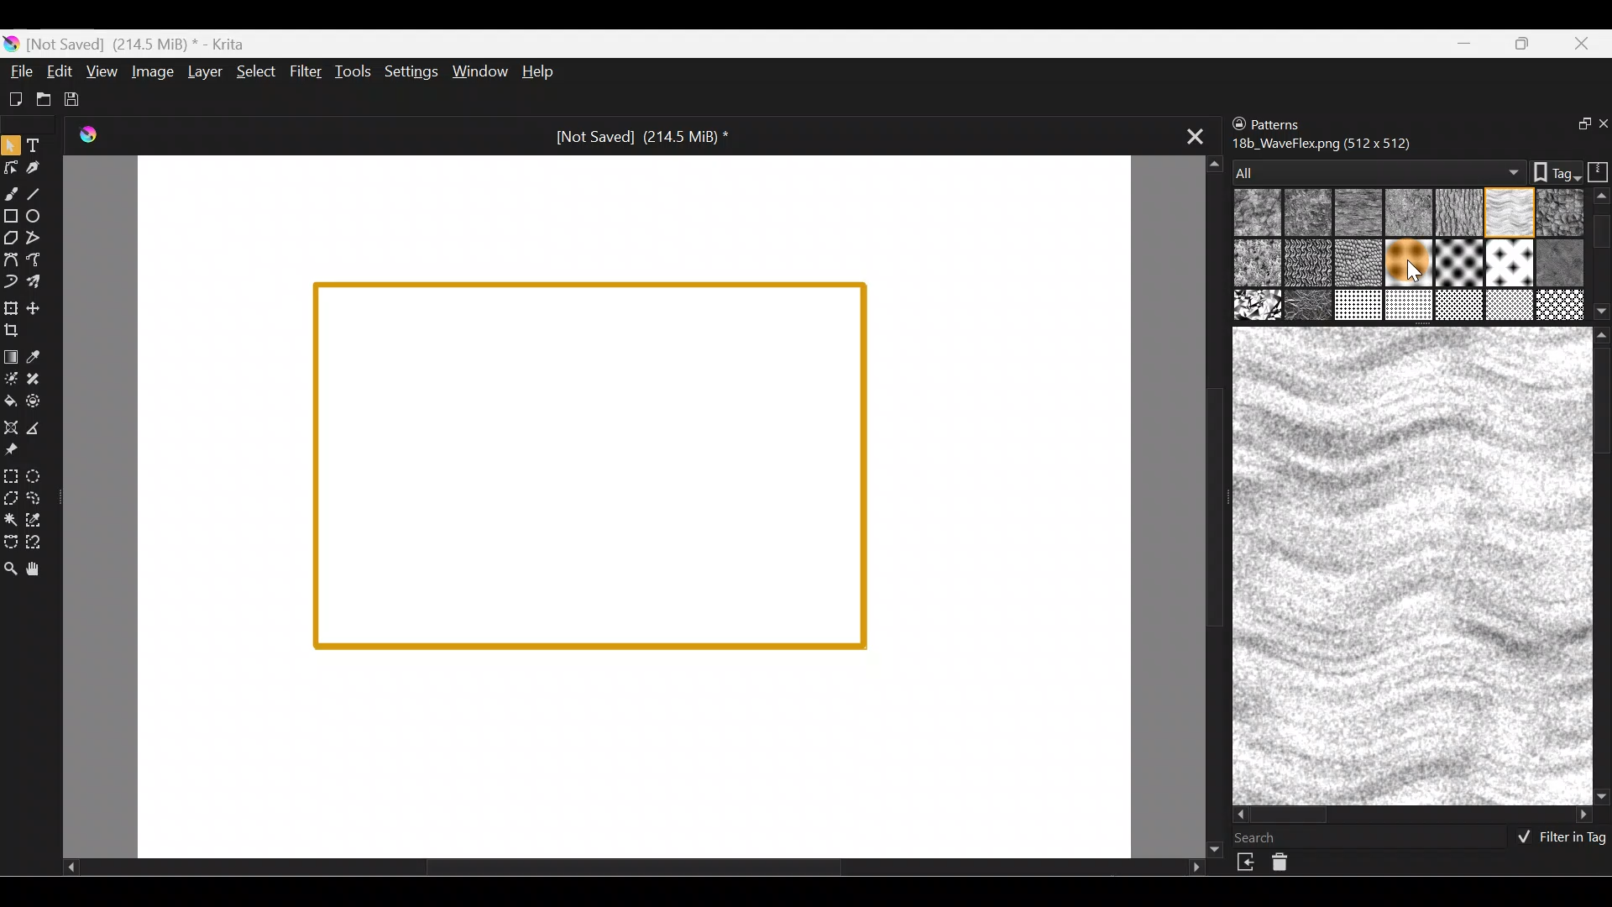  What do you see at coordinates (1253, 214) in the screenshot?
I see `01 canvas.png` at bounding box center [1253, 214].